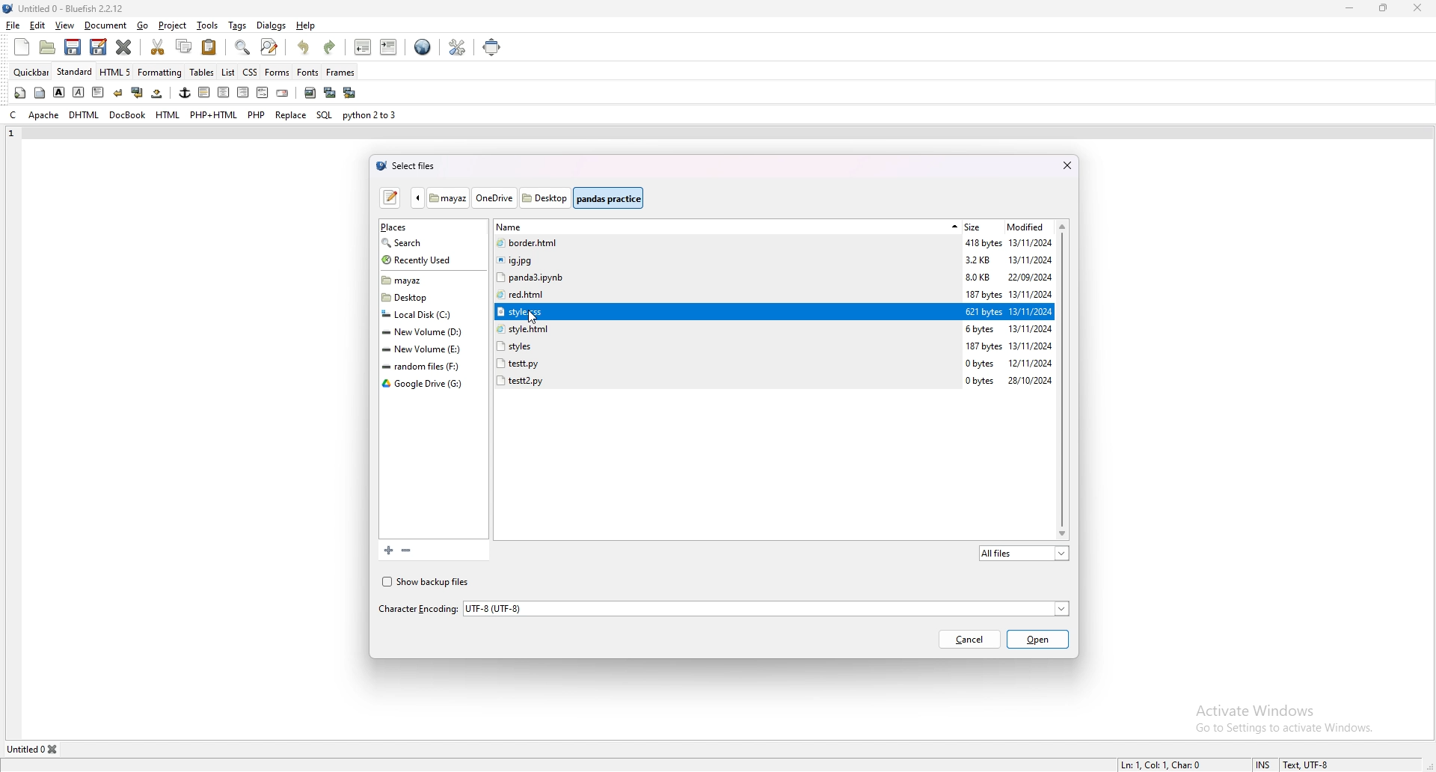  Describe the element at coordinates (159, 73) in the screenshot. I see `formatting` at that location.